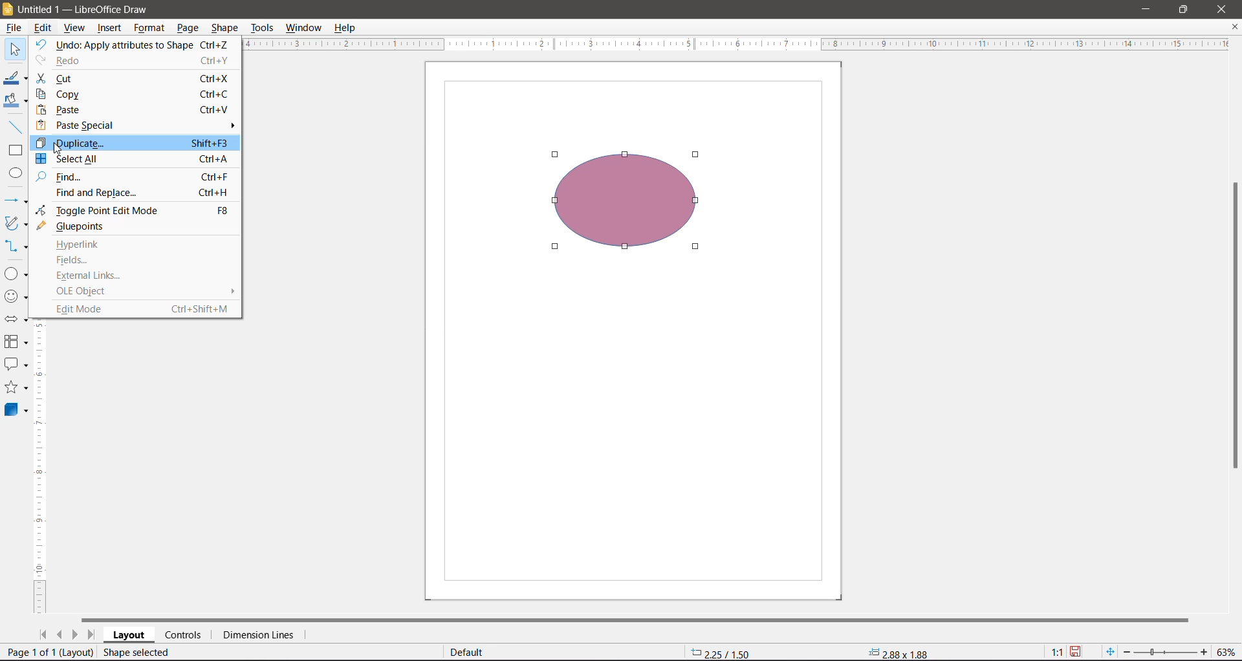  What do you see at coordinates (16, 224) in the screenshot?
I see `Curves and Polygons` at bounding box center [16, 224].